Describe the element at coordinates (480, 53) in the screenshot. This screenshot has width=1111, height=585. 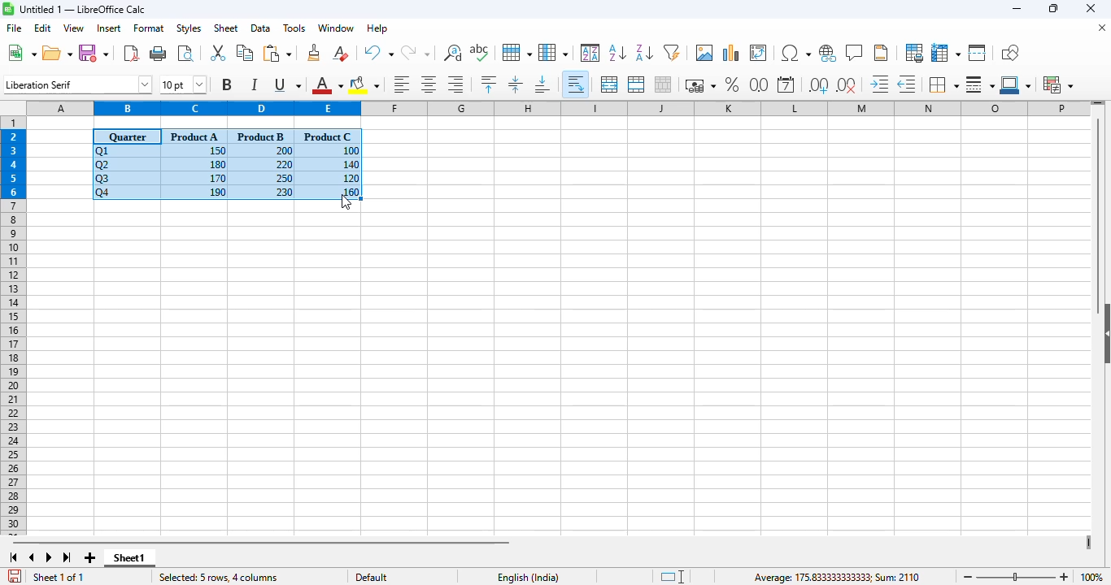
I see `spelling` at that location.